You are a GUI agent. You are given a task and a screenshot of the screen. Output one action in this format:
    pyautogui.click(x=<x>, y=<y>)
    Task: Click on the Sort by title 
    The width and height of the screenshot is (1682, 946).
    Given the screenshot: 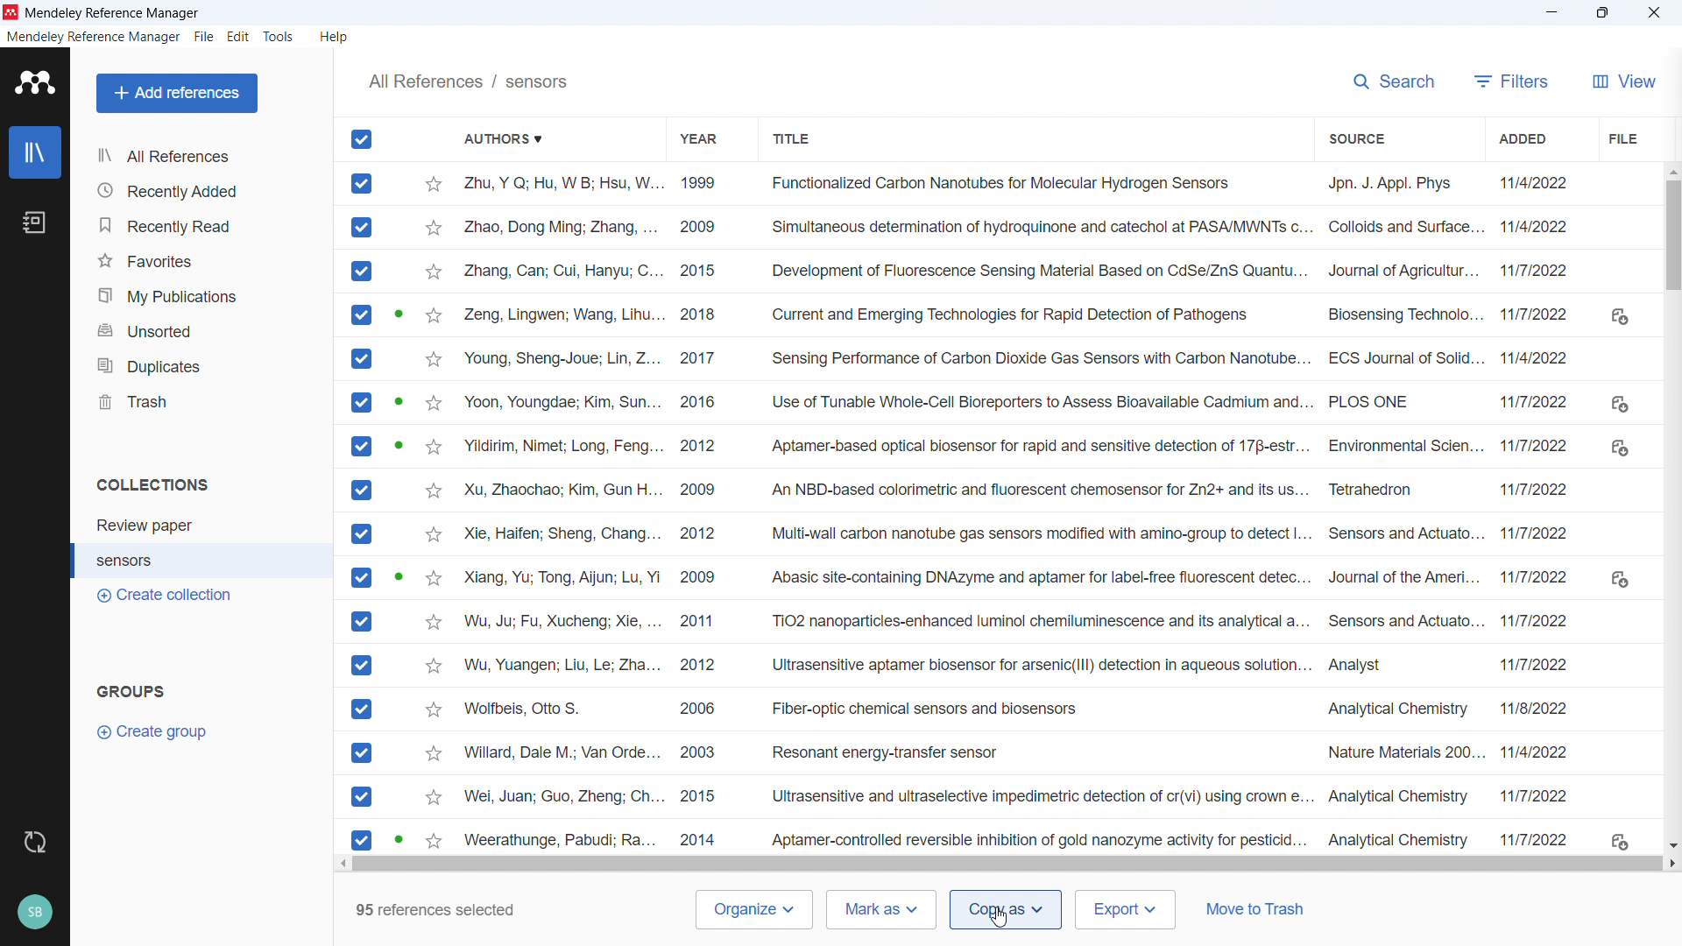 What is the action you would take?
    pyautogui.click(x=795, y=140)
    